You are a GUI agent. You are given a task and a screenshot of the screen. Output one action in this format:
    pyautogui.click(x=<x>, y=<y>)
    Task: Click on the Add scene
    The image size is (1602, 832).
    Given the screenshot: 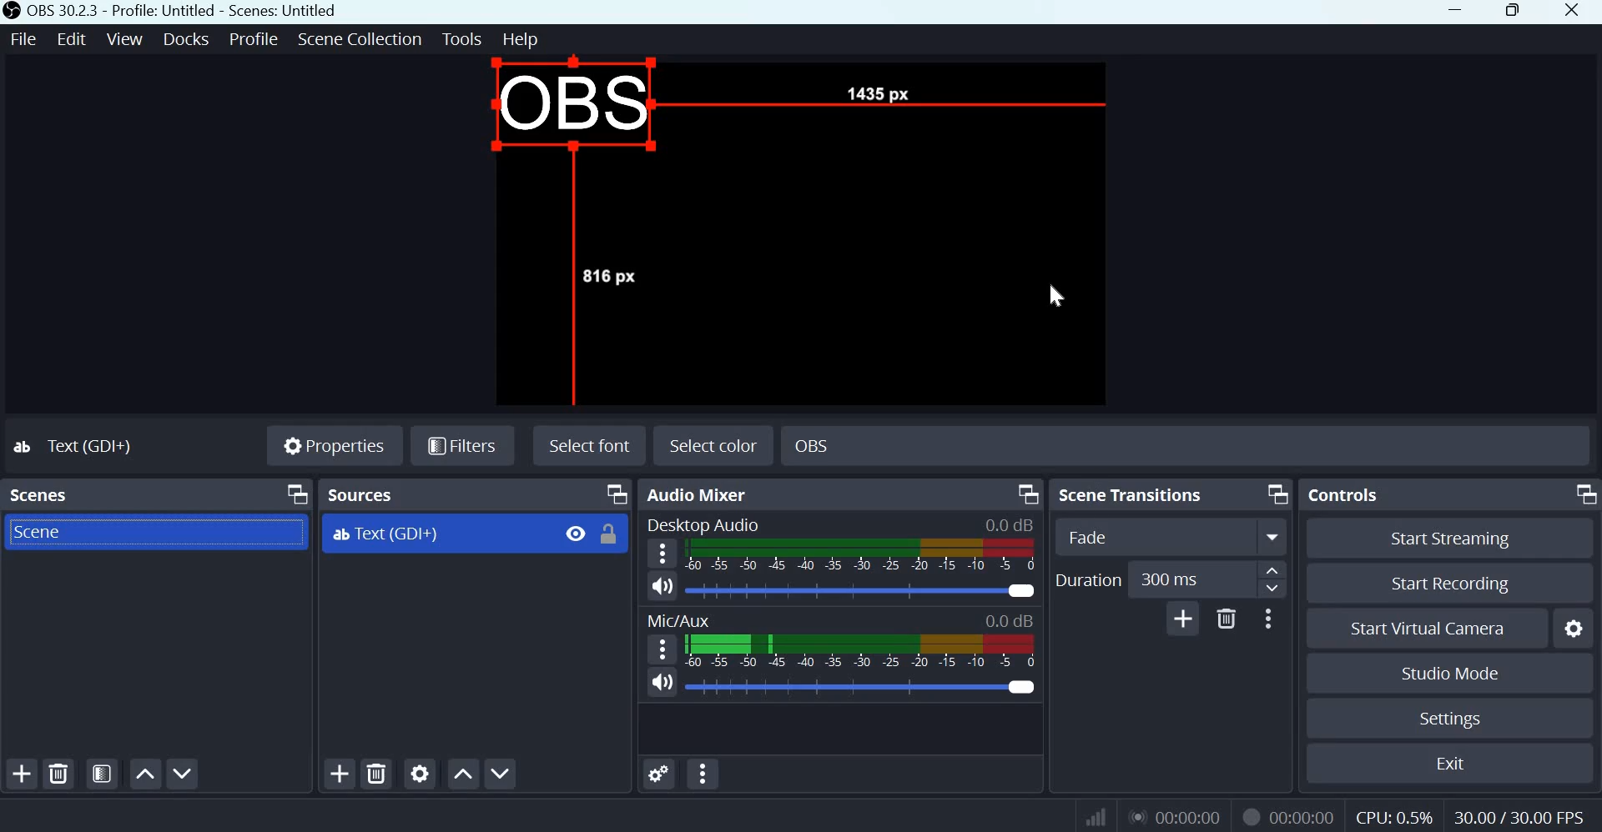 What is the action you would take?
    pyautogui.click(x=23, y=774)
    